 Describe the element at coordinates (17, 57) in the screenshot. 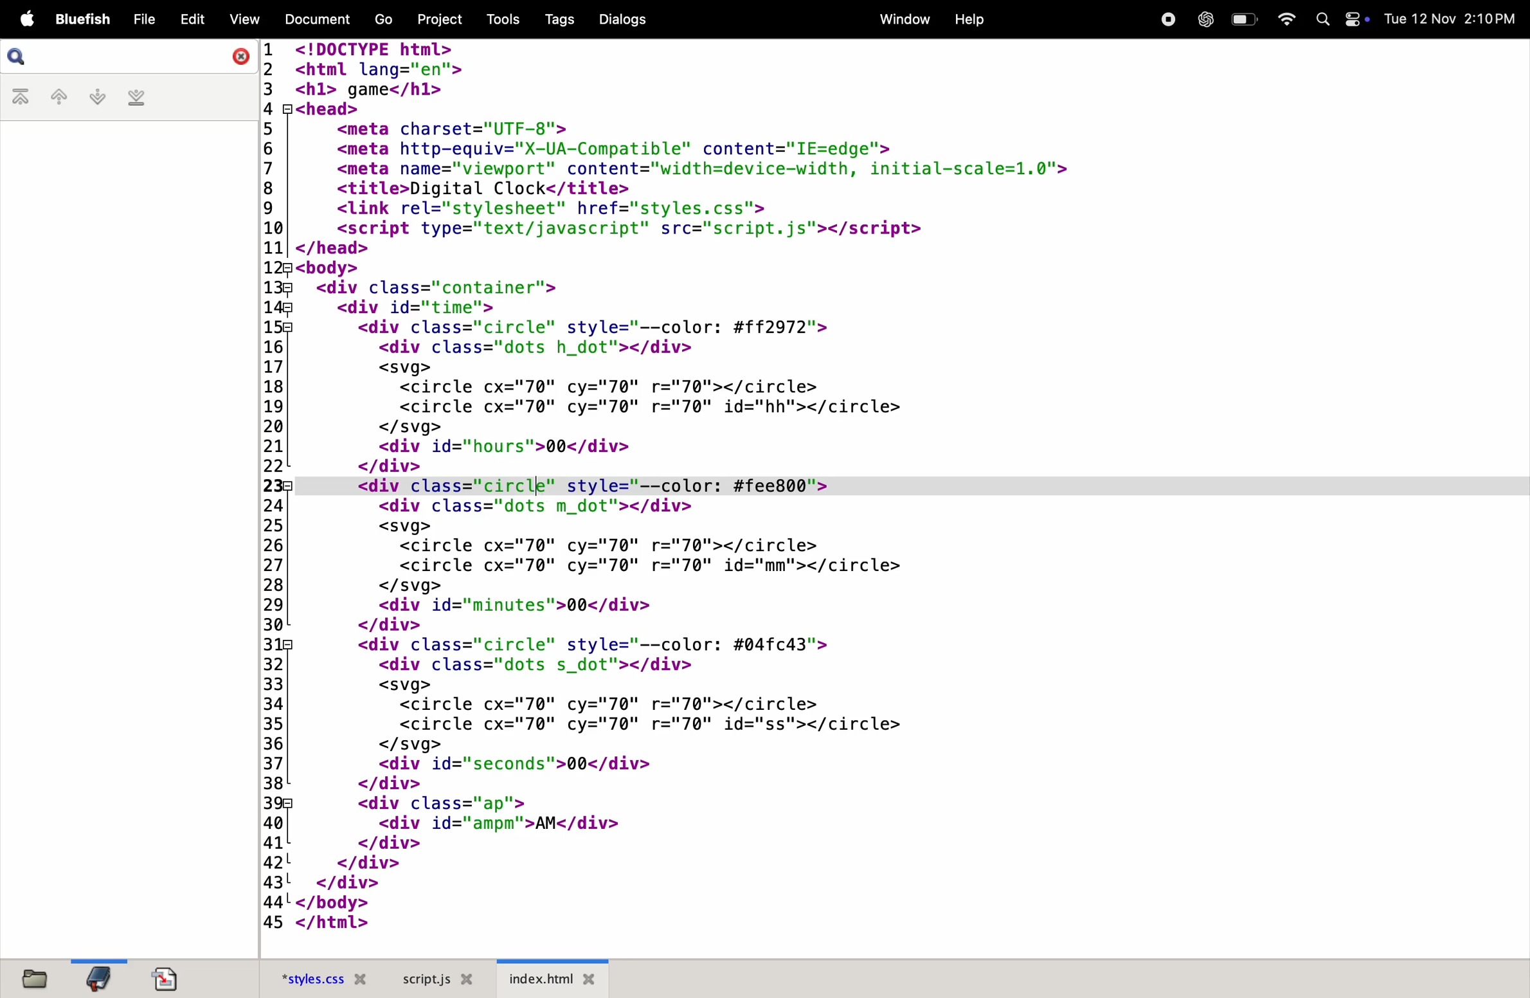

I see `search bar` at that location.